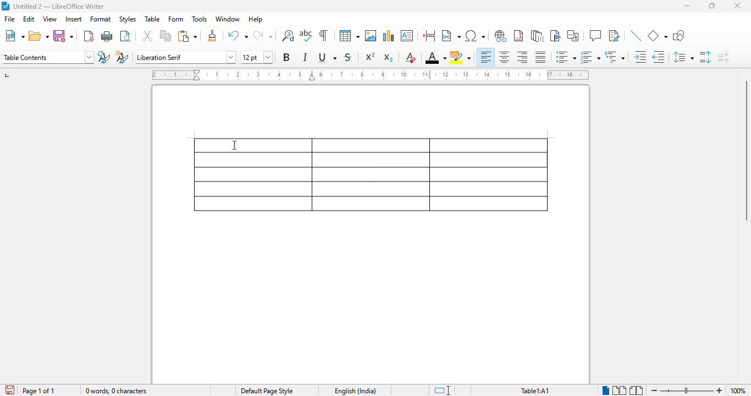 Image resolution: width=751 pixels, height=396 pixels. I want to click on character highlighting color, so click(460, 57).